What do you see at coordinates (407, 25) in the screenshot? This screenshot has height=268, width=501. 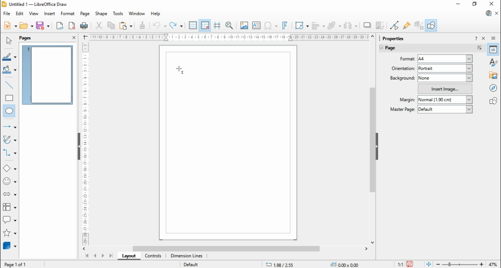 I see `show glue point functions` at bounding box center [407, 25].